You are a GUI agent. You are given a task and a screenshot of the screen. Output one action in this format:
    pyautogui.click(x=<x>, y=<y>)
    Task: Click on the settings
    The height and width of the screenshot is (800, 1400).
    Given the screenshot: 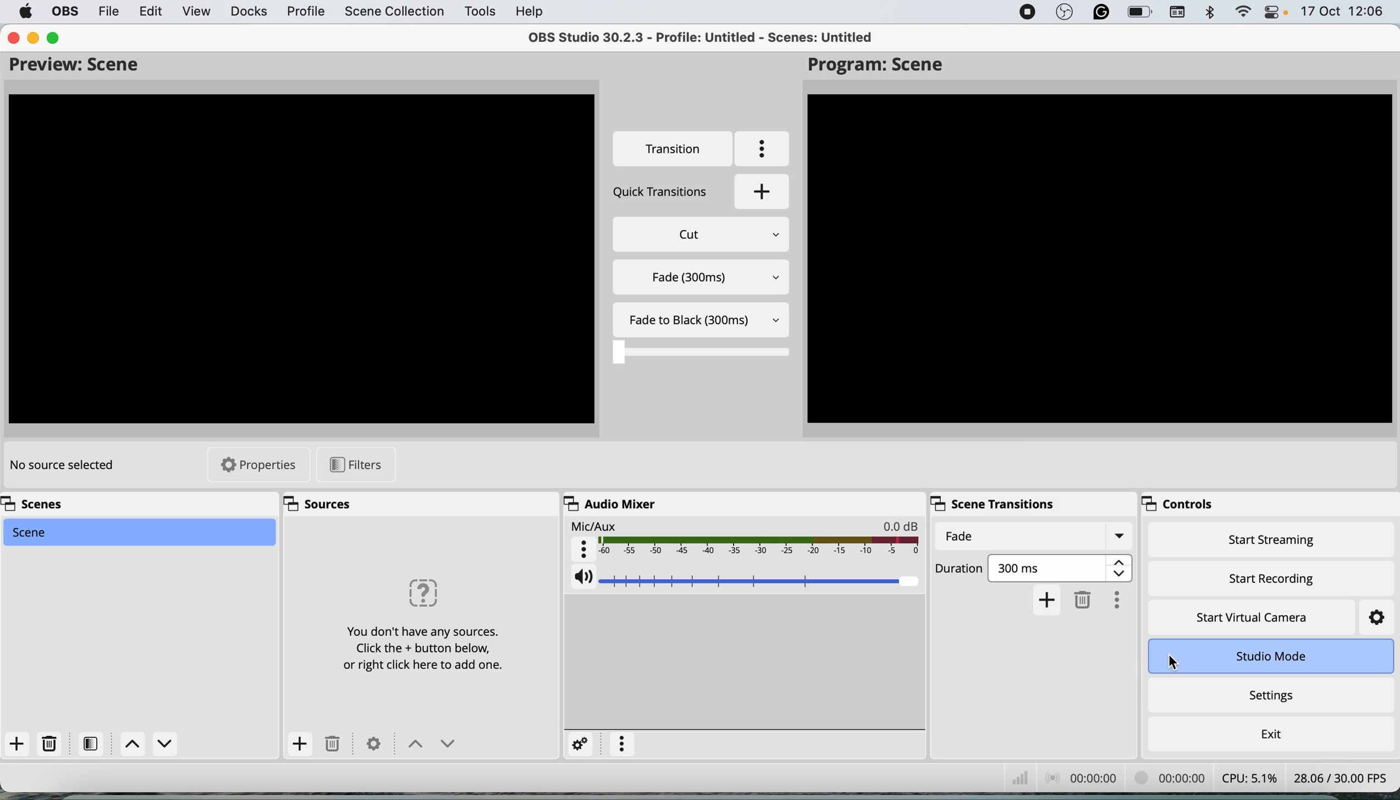 What is the action you would take?
    pyautogui.click(x=376, y=745)
    